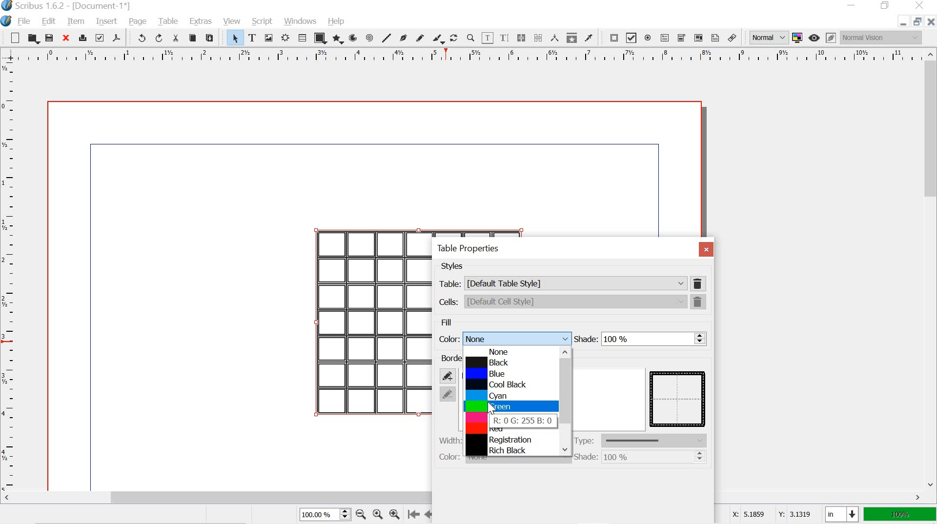  Describe the element at coordinates (921, 6) in the screenshot. I see `close` at that location.